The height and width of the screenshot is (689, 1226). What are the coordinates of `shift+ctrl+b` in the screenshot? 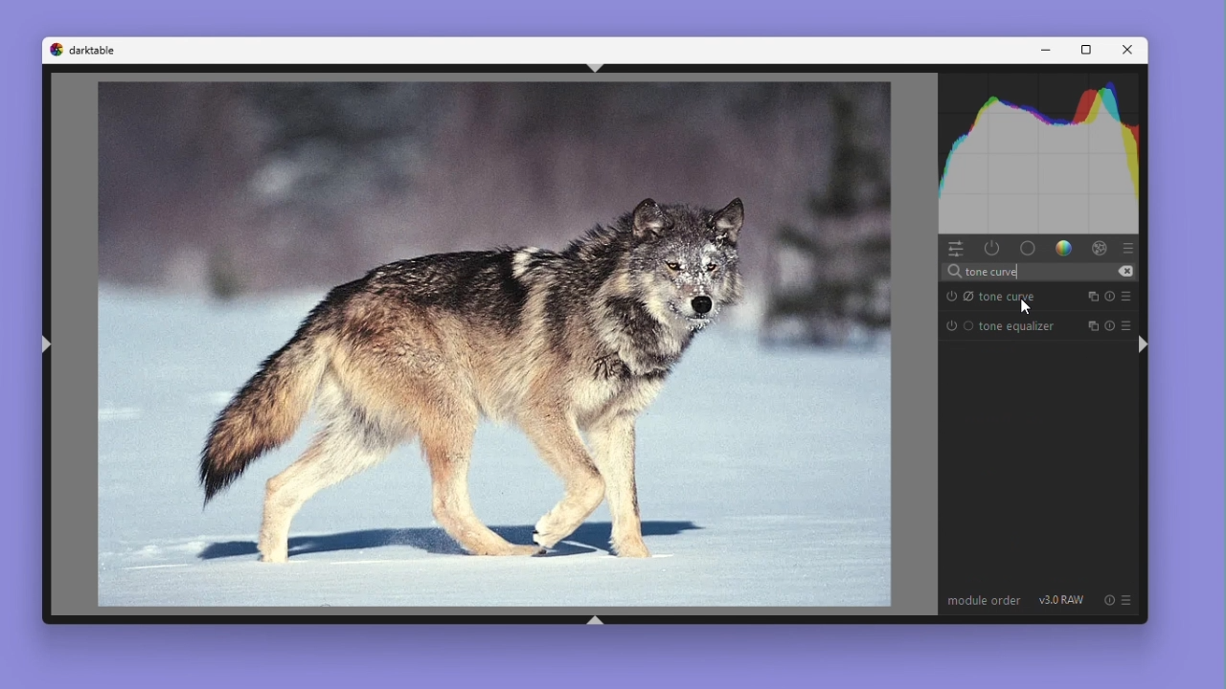 It's located at (599, 618).